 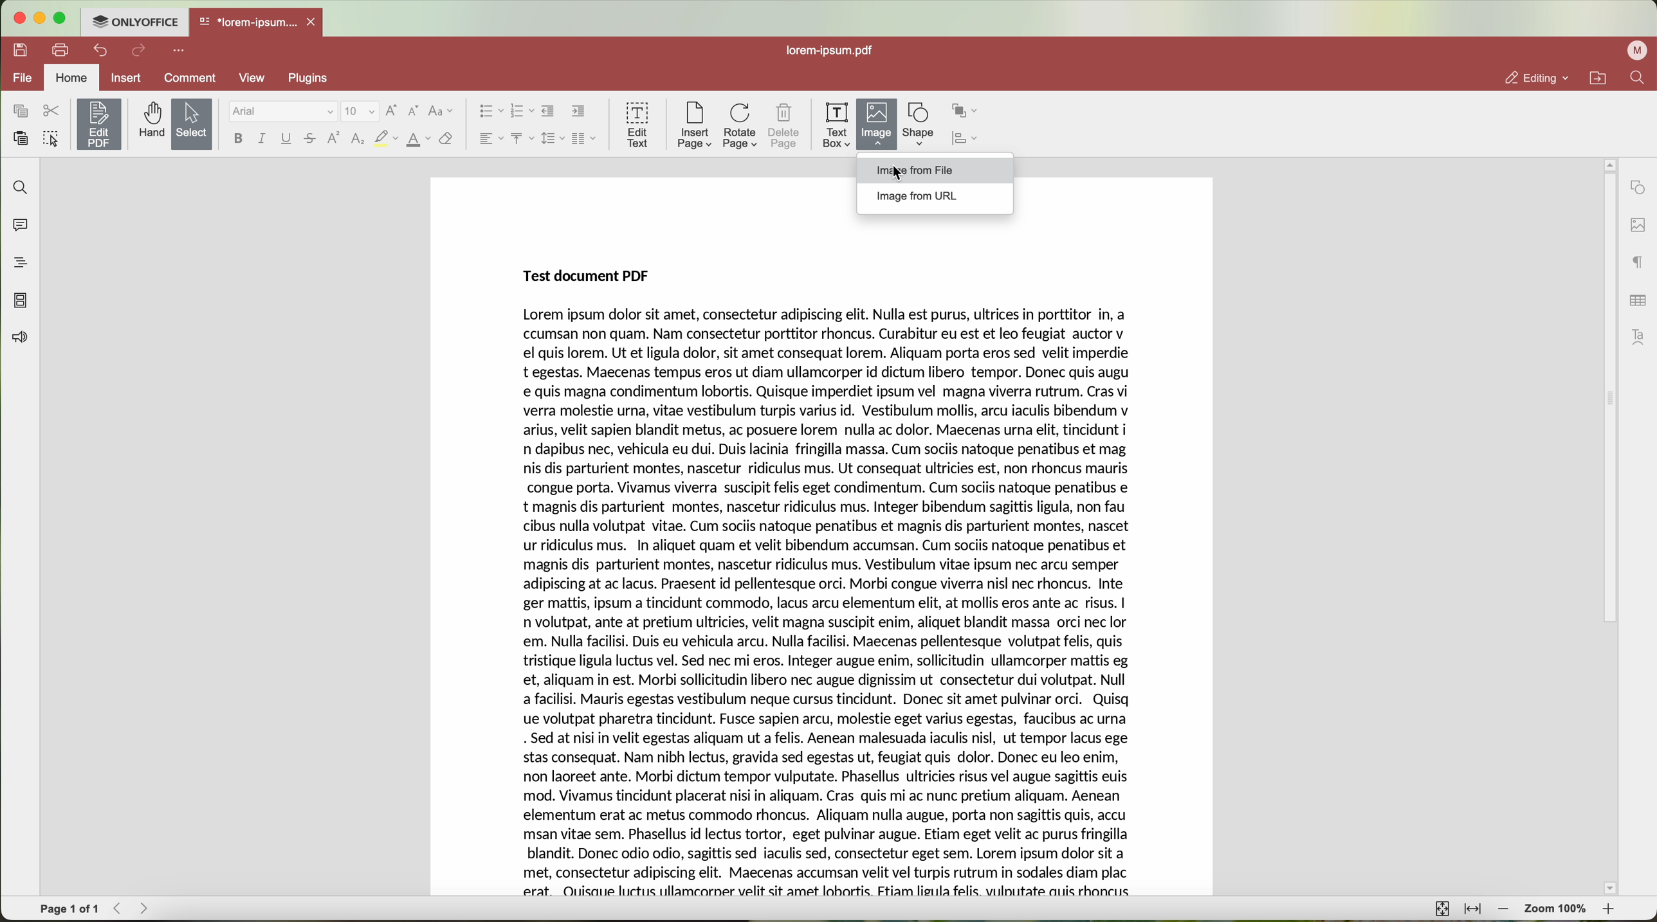 What do you see at coordinates (311, 140) in the screenshot?
I see `strikeout` at bounding box center [311, 140].